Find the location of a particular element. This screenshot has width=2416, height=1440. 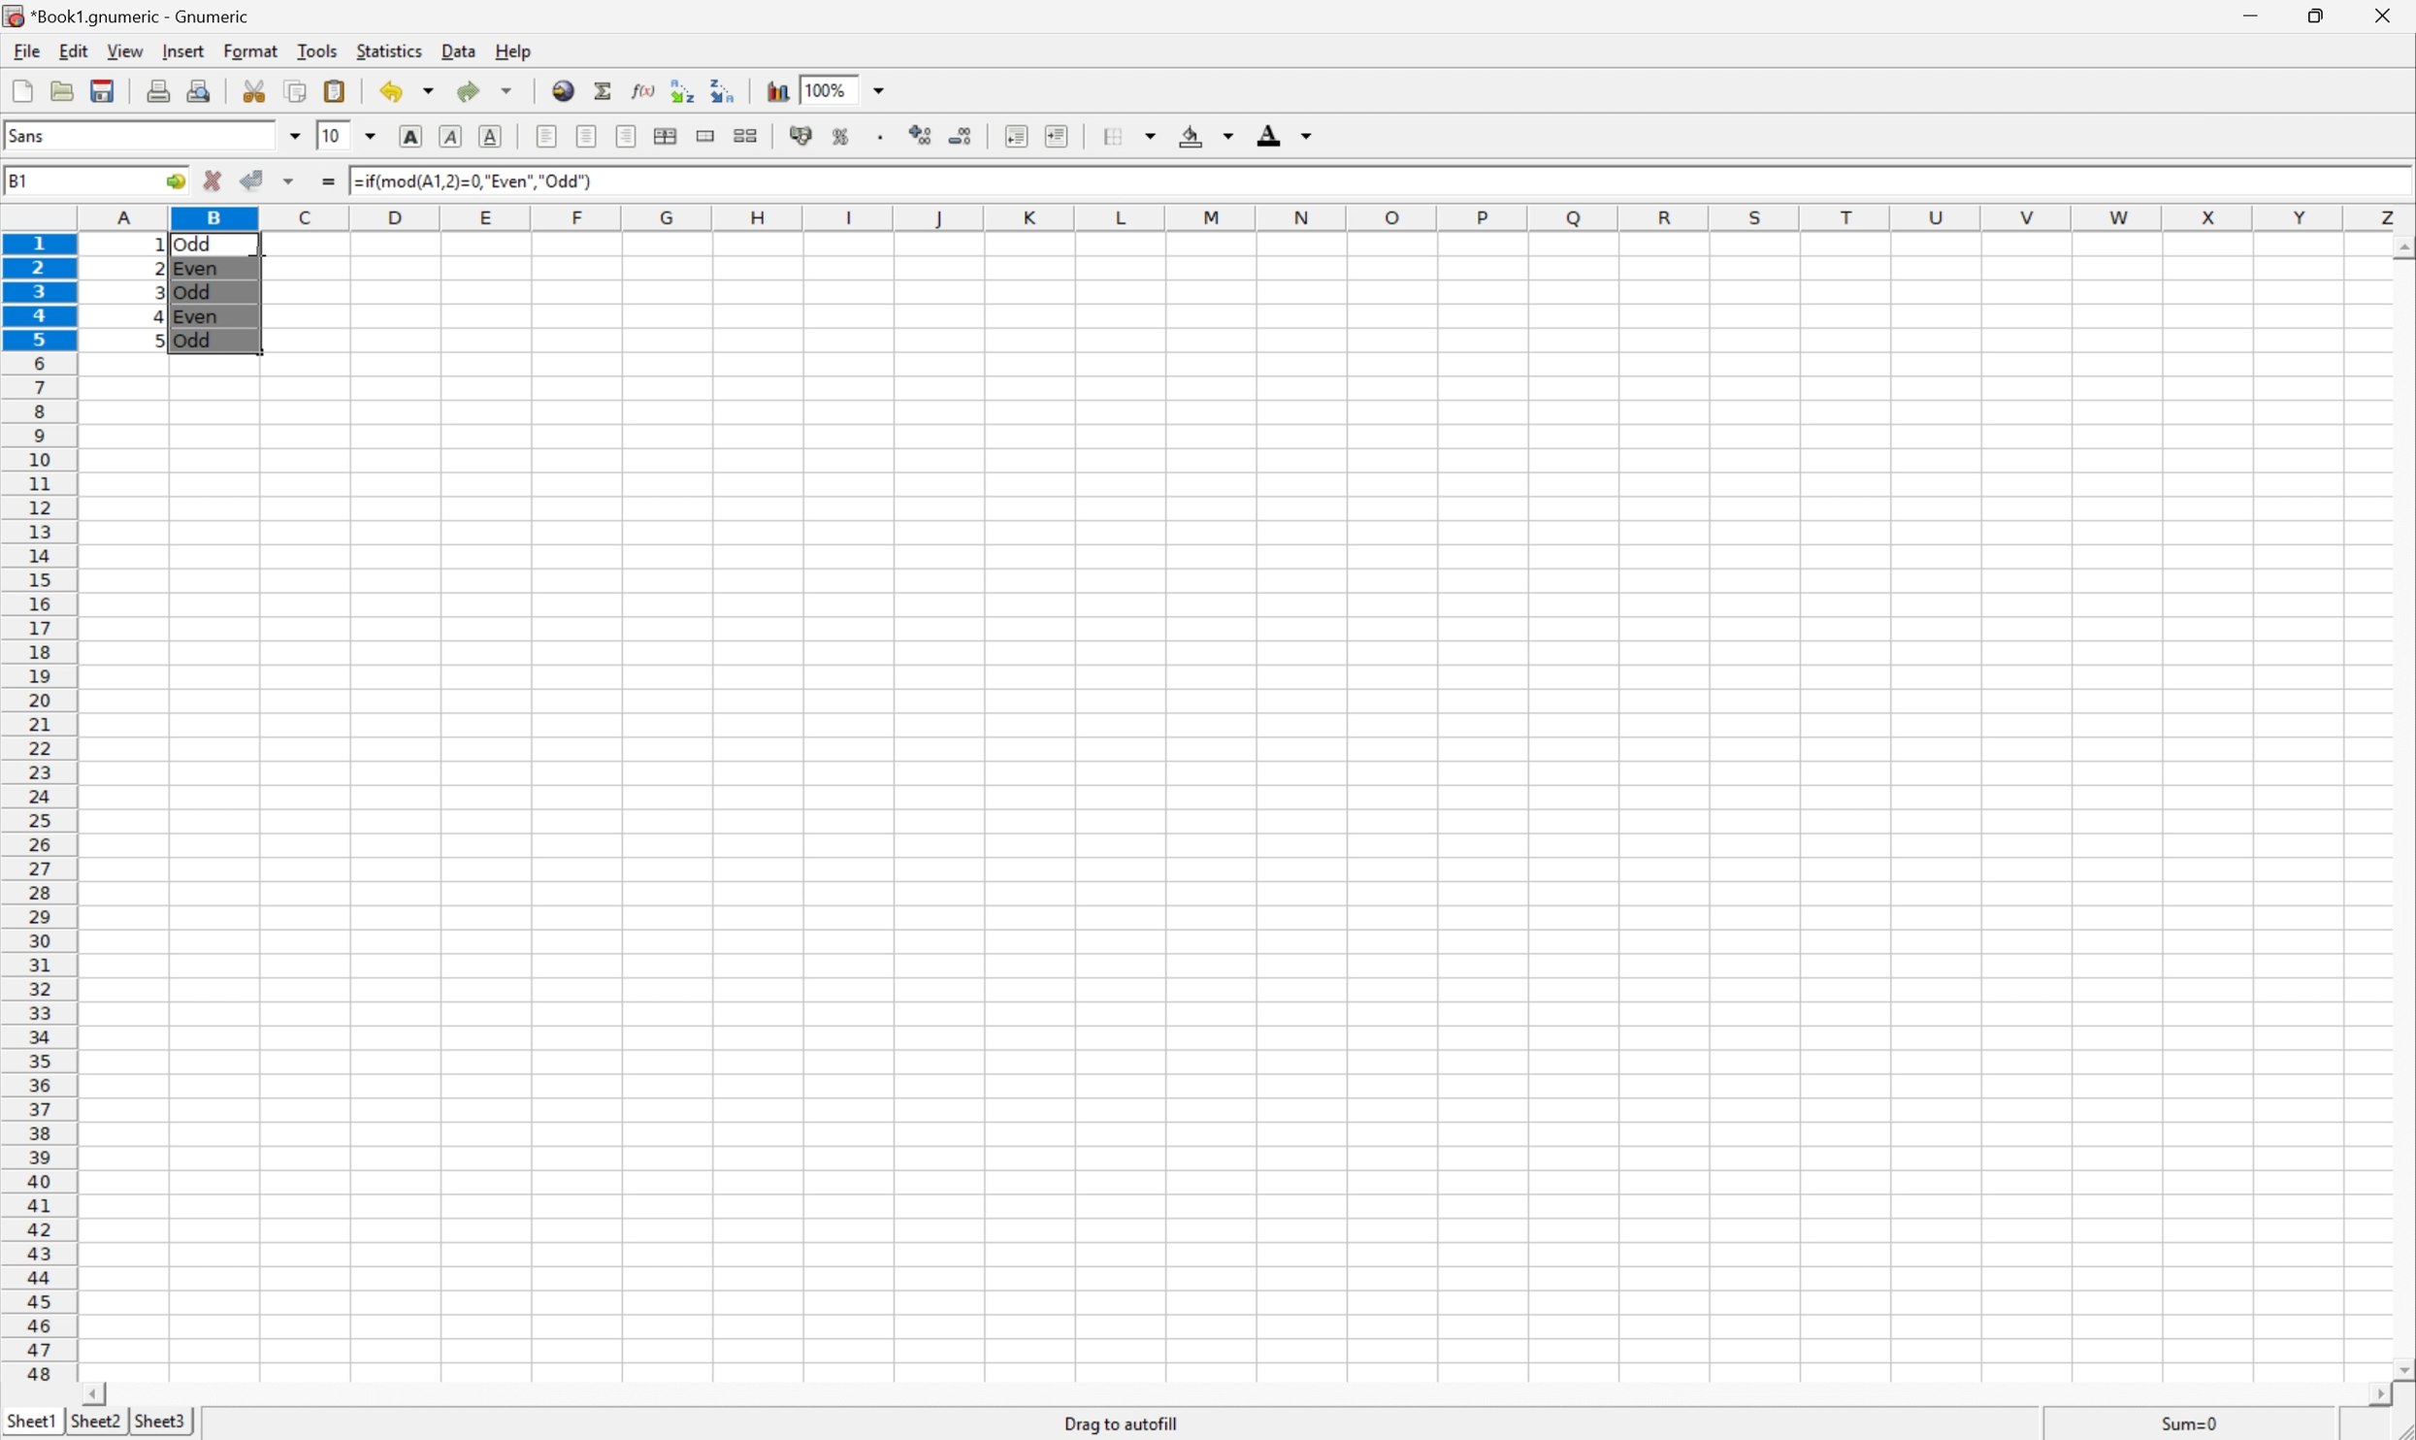

Enter formula is located at coordinates (325, 185).